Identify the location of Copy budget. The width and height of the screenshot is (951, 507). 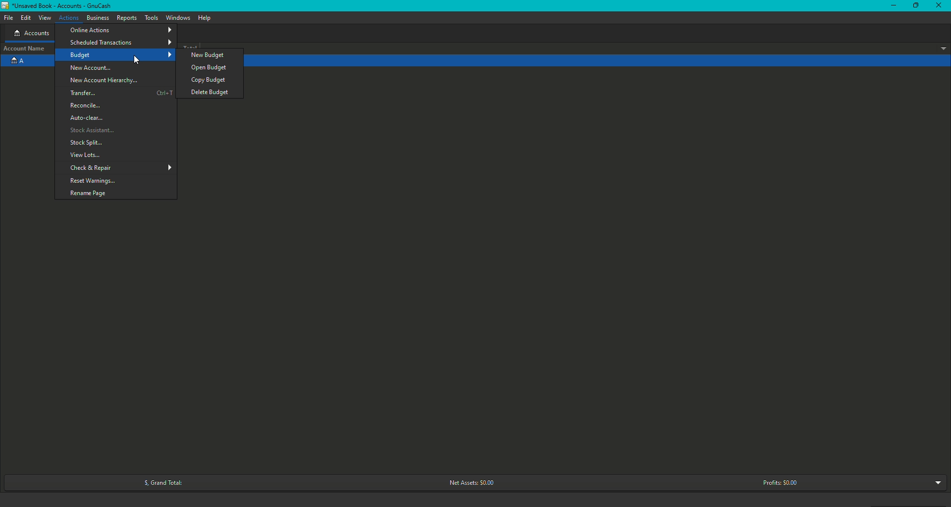
(207, 81).